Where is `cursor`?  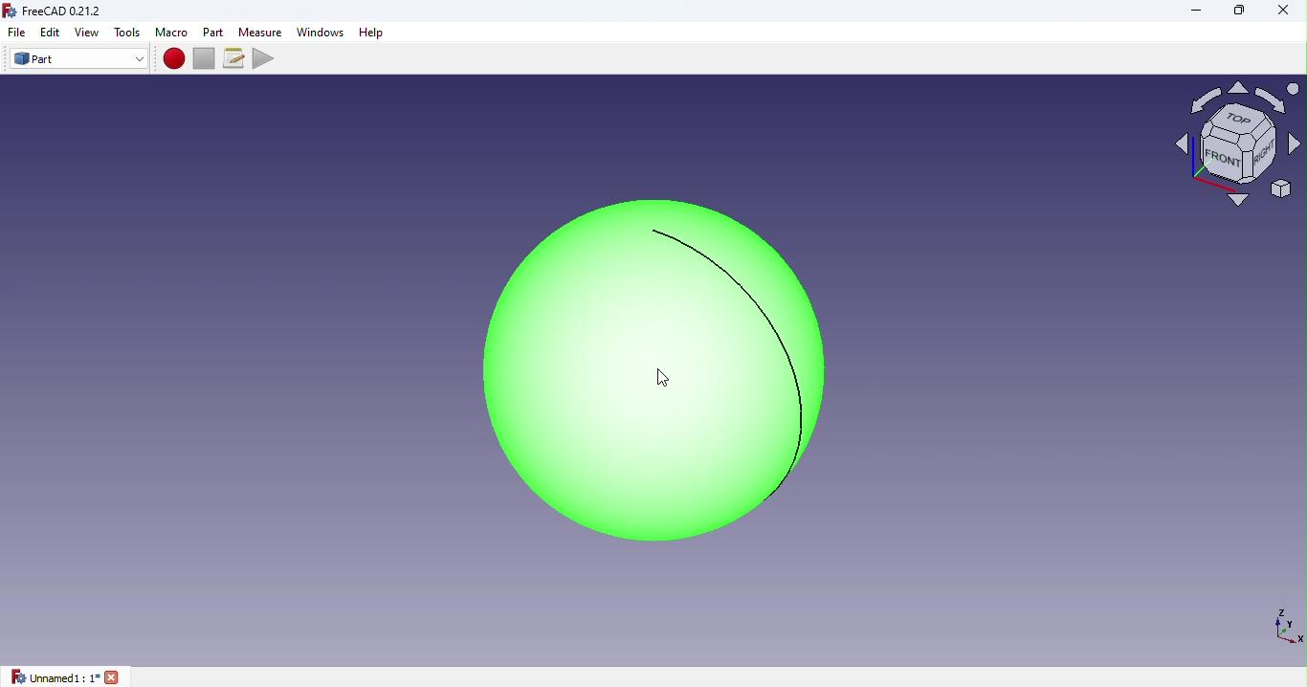 cursor is located at coordinates (663, 378).